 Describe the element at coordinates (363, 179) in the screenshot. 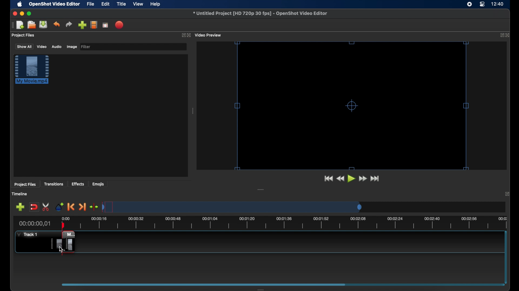

I see `fast forward` at that location.